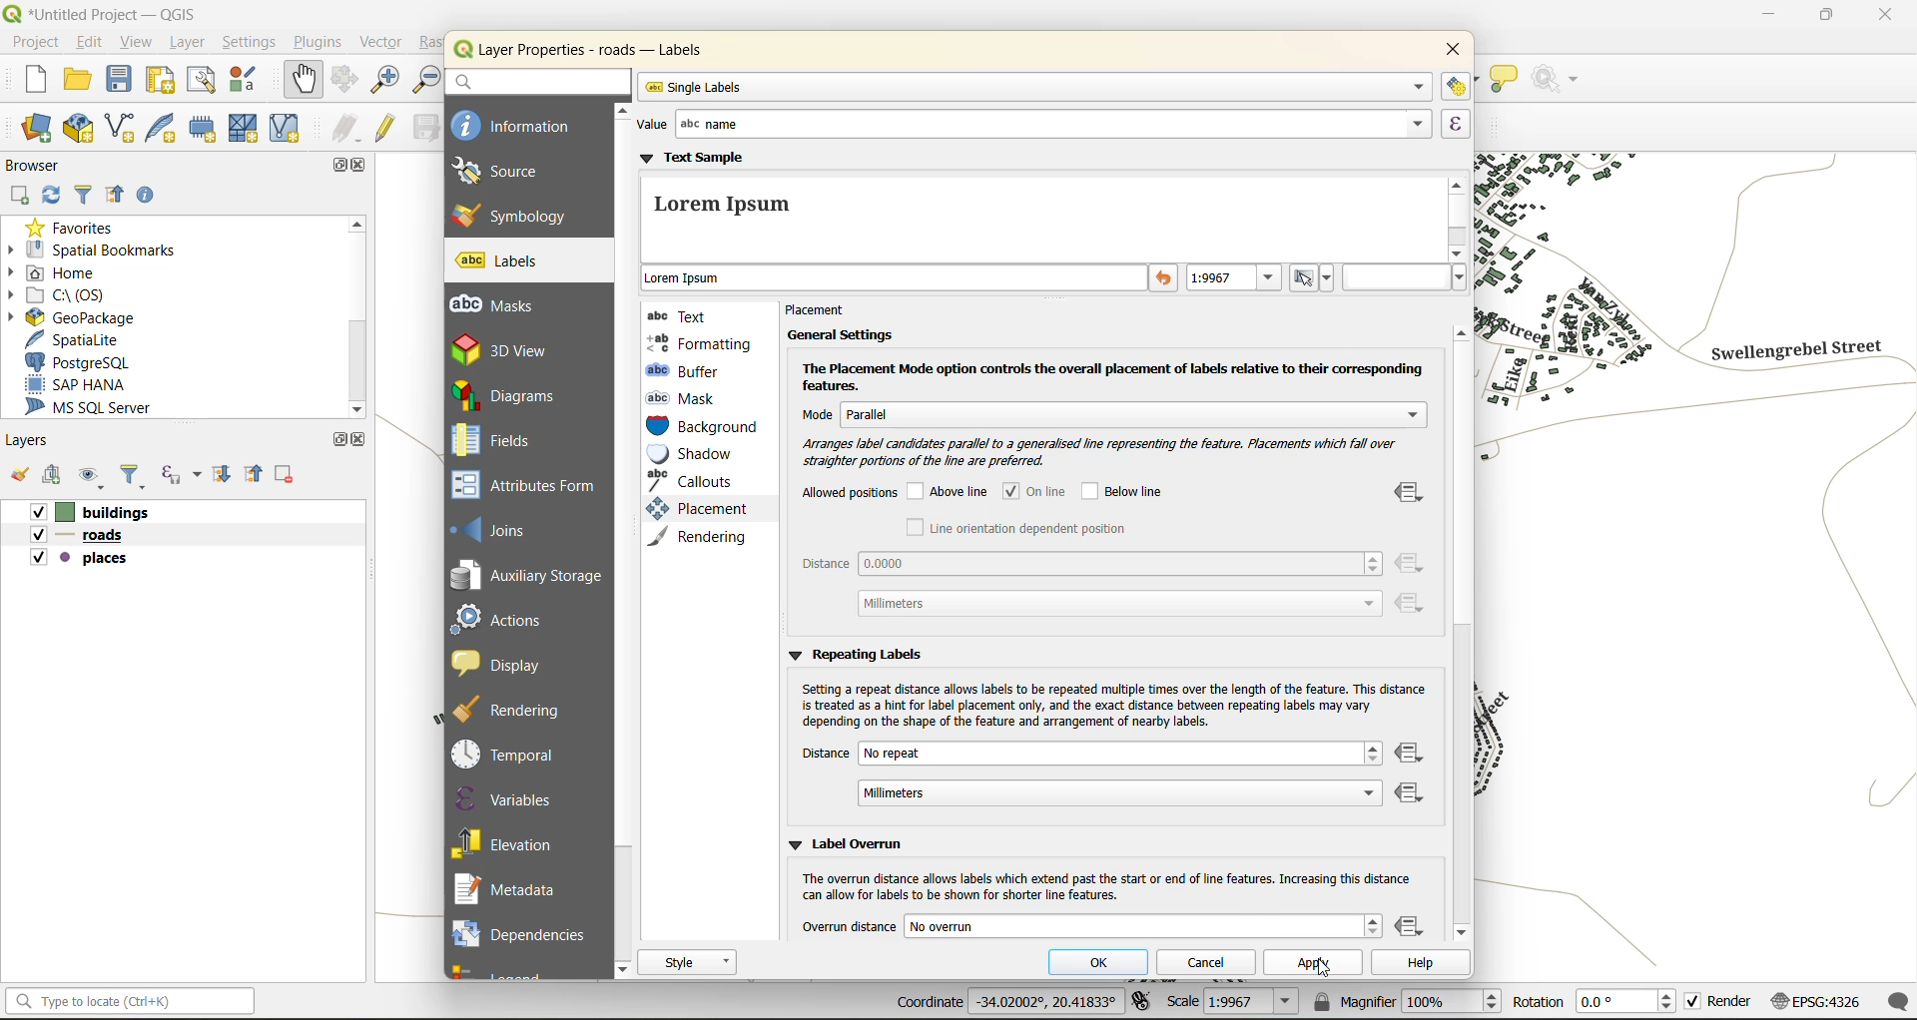 The image size is (1917, 1020). What do you see at coordinates (1034, 87) in the screenshot?
I see `single labels` at bounding box center [1034, 87].